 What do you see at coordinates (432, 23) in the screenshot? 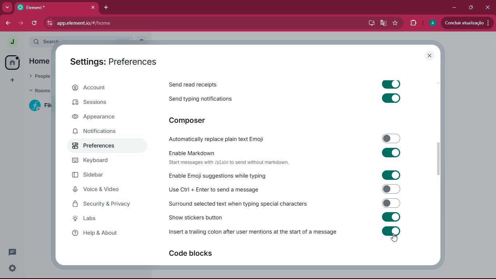
I see `profile` at bounding box center [432, 23].